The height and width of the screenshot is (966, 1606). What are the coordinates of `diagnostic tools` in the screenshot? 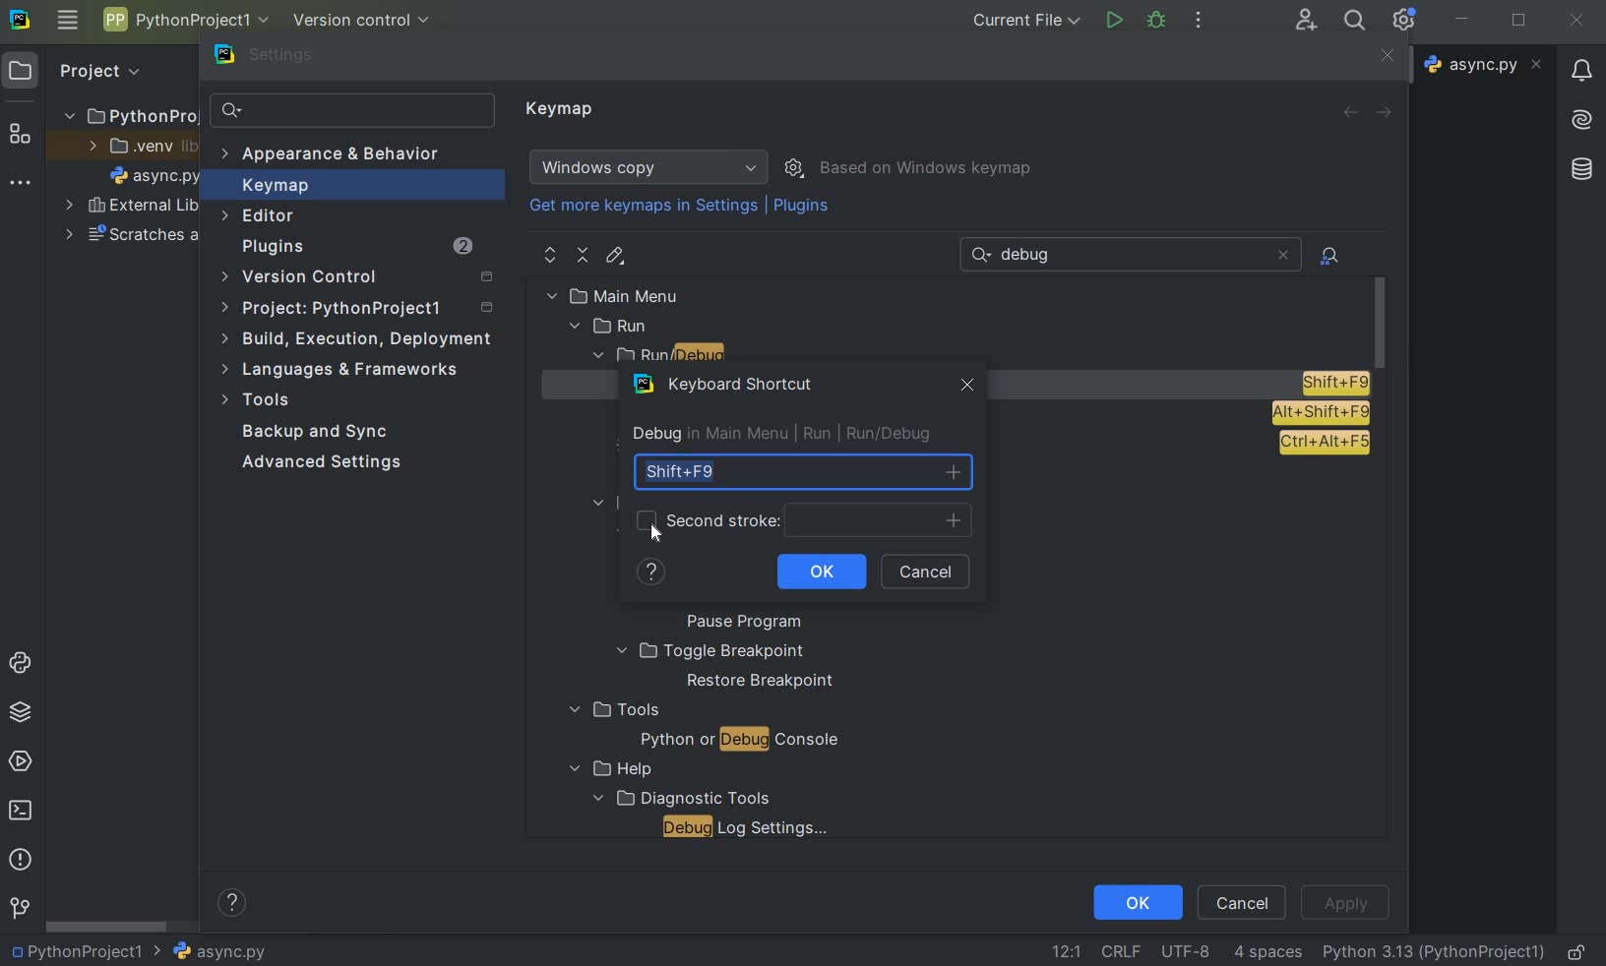 It's located at (679, 797).